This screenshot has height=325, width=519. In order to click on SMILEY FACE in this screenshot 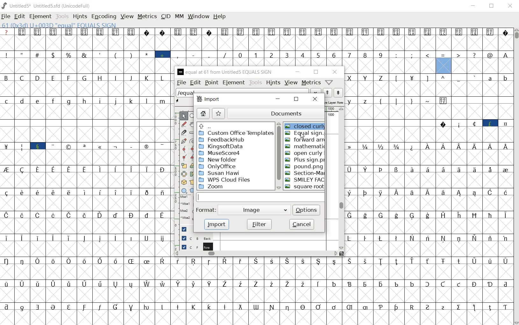, I will do `click(305, 180)`.